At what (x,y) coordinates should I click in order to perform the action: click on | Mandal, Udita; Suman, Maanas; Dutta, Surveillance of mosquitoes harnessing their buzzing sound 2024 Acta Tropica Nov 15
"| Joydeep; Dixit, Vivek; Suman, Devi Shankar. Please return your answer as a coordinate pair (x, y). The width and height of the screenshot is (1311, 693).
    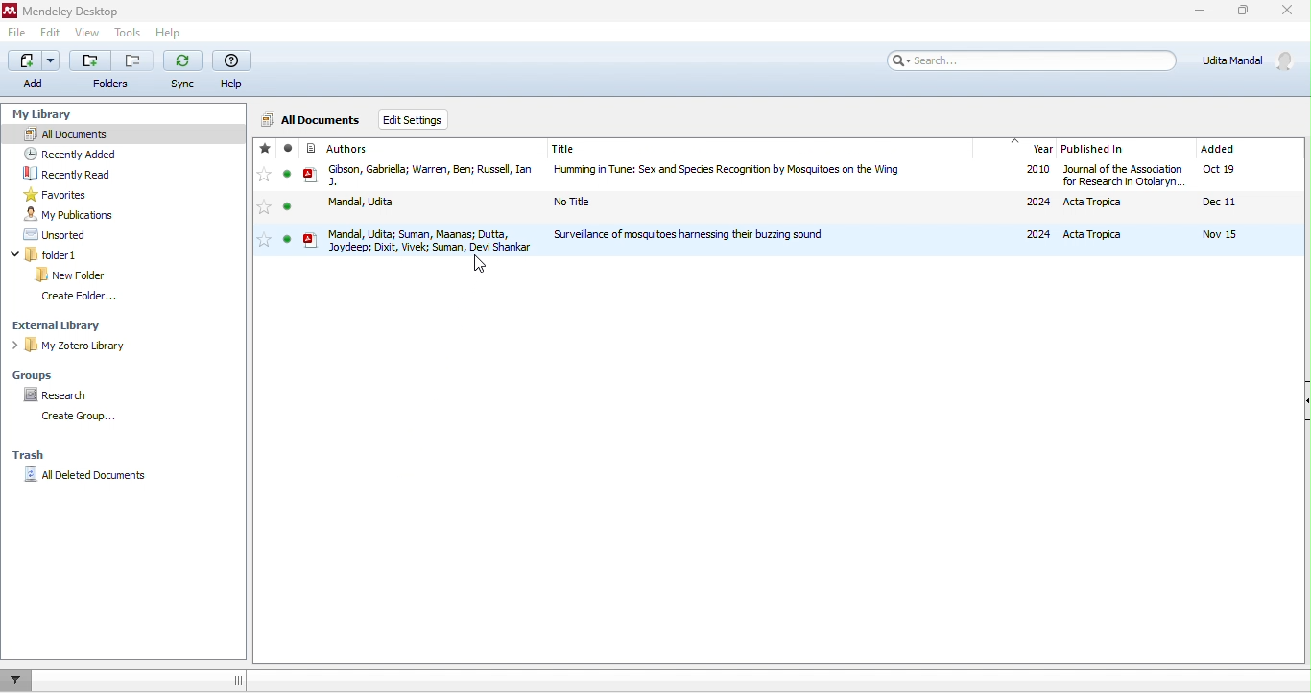
    Looking at the image, I should click on (775, 242).